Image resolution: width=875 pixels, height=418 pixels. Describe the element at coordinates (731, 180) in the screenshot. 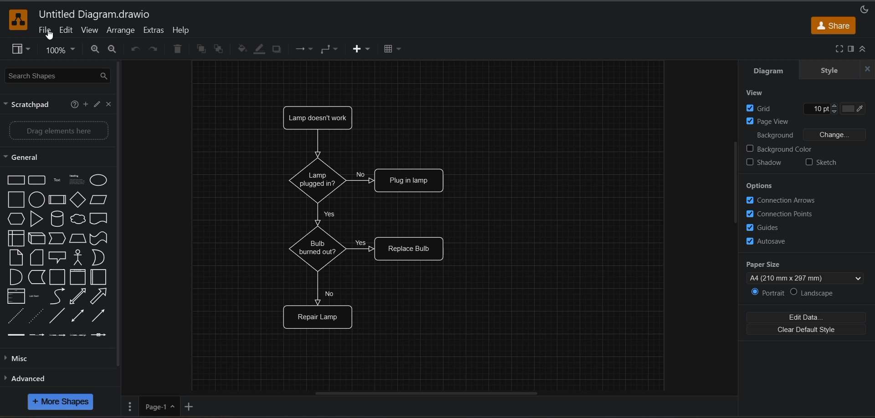

I see `vertical scroll bar` at that location.